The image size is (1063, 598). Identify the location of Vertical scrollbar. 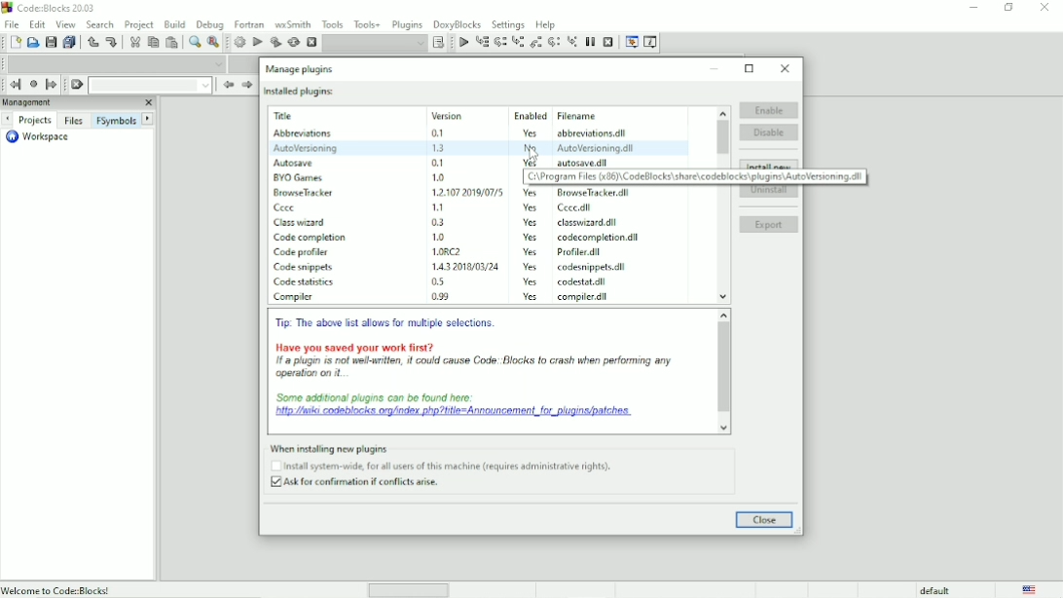
(723, 138).